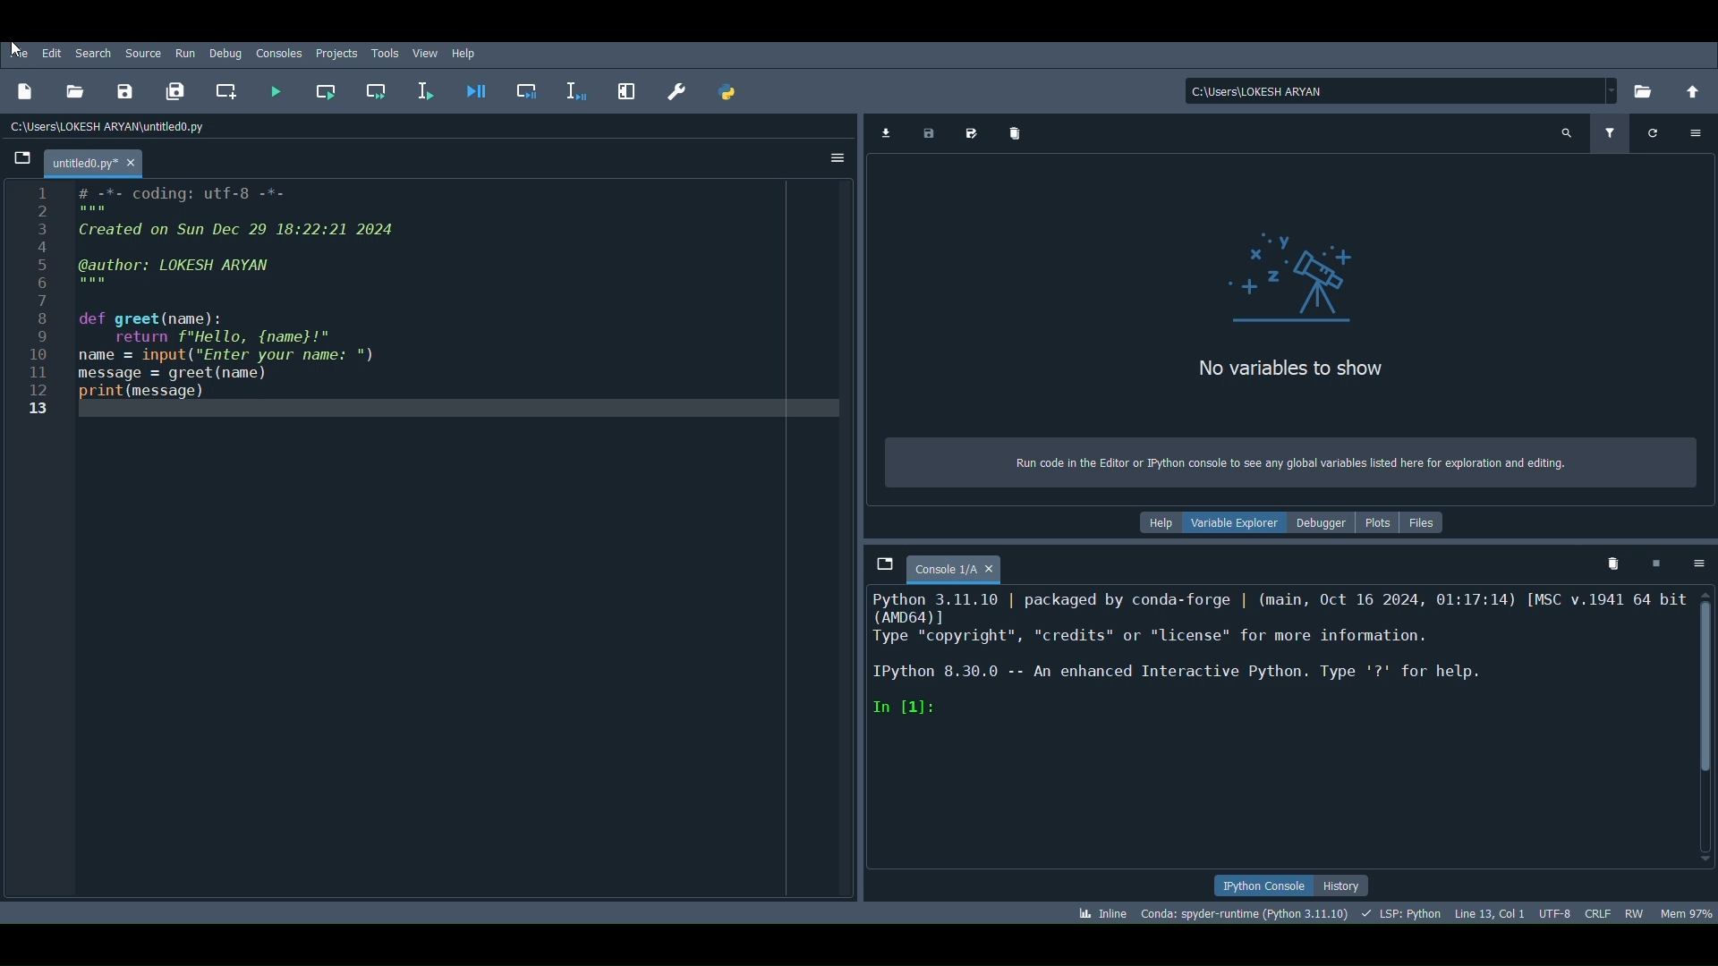 The image size is (1718, 966). I want to click on Interrupt kernel, so click(1660, 562).